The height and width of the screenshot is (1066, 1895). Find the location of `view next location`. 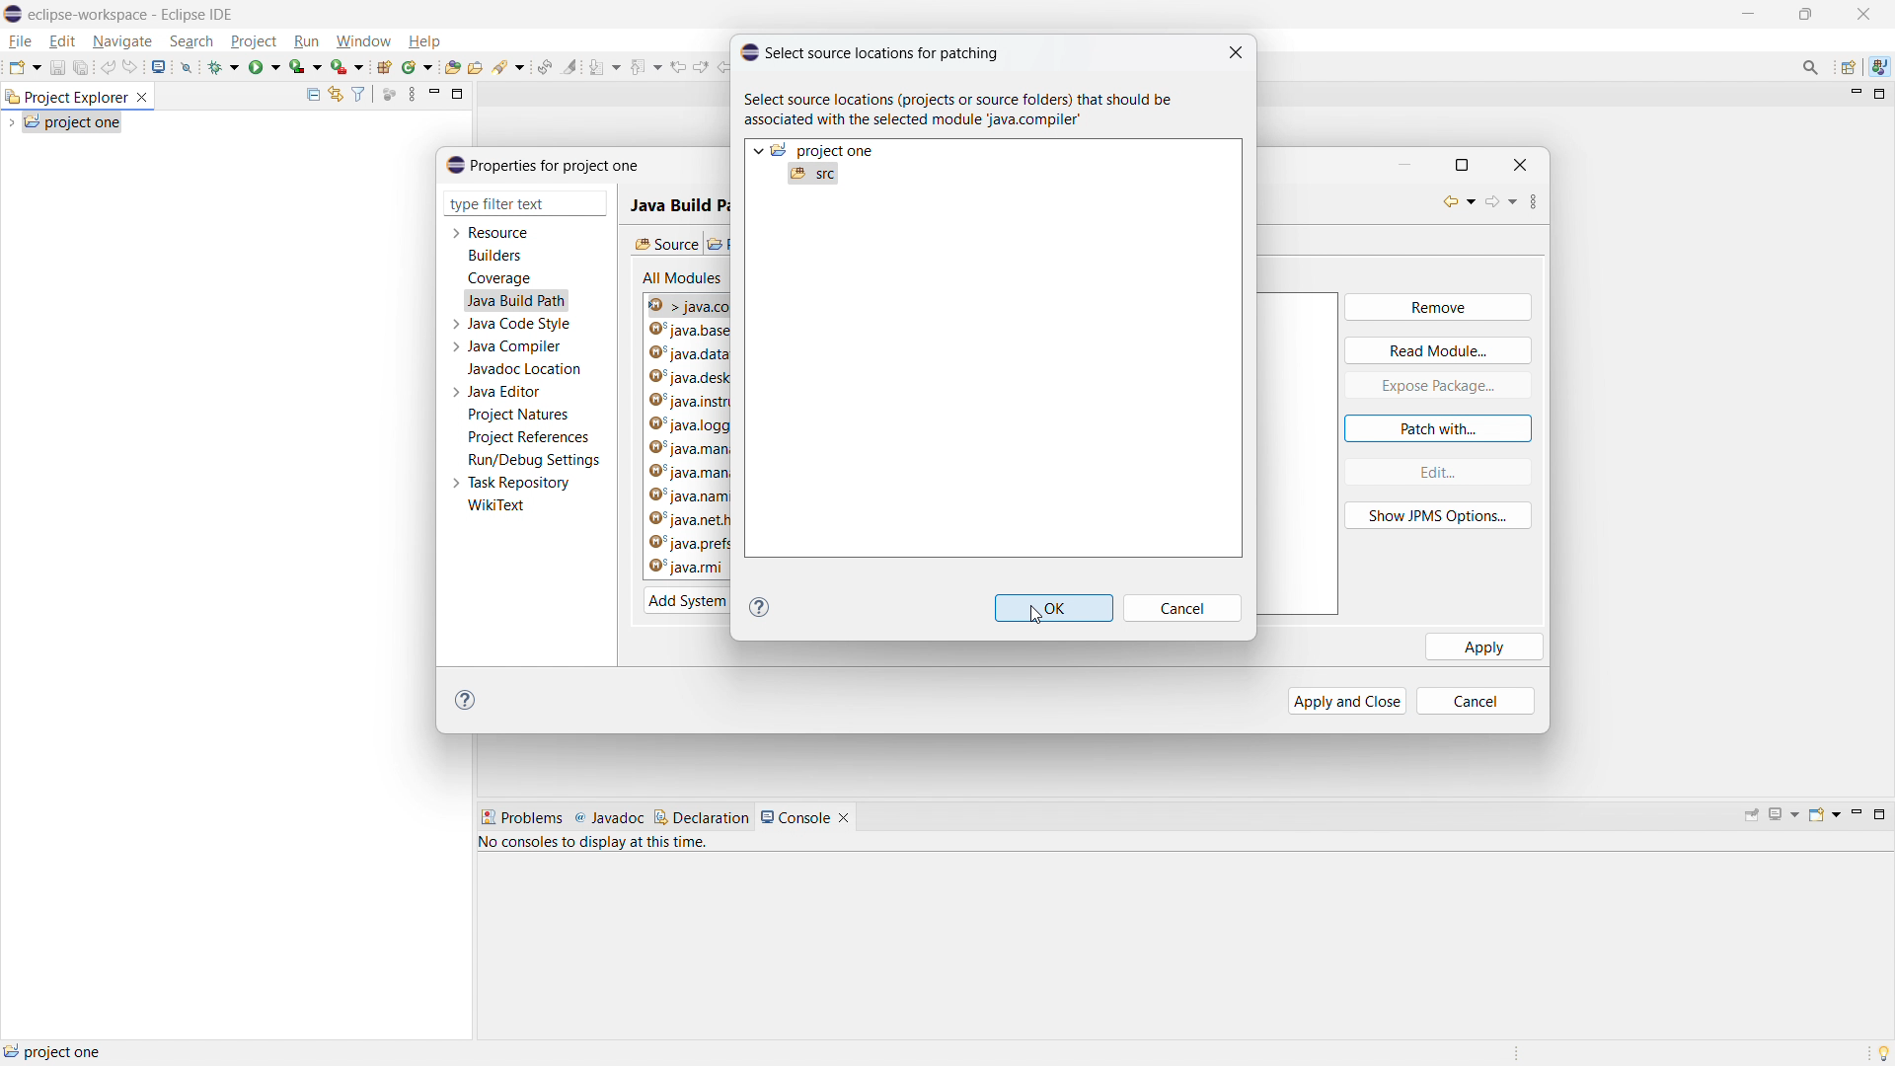

view next location is located at coordinates (701, 64).